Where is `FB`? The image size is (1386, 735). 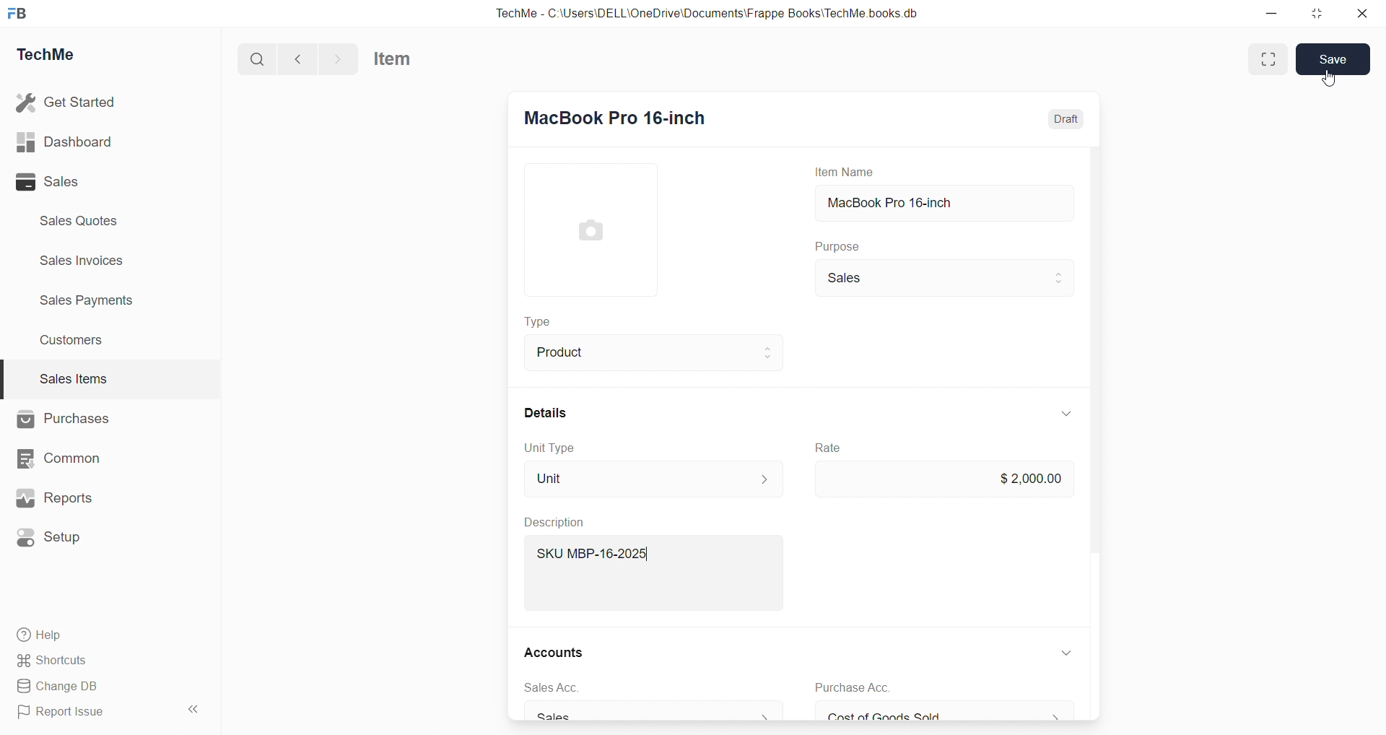 FB is located at coordinates (20, 13).